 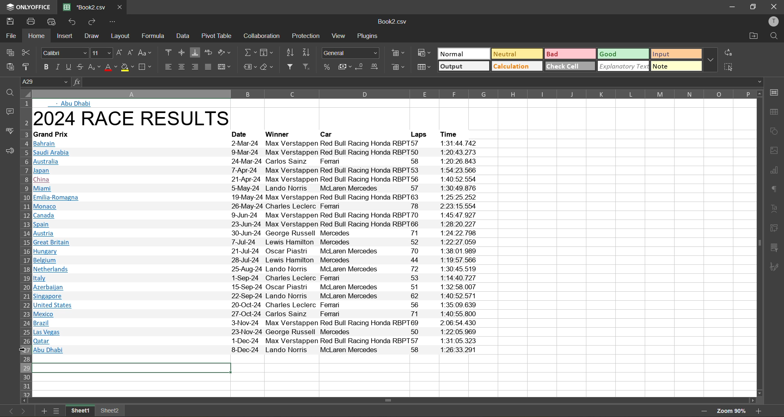 What do you see at coordinates (775, 230) in the screenshot?
I see `pivot table` at bounding box center [775, 230].